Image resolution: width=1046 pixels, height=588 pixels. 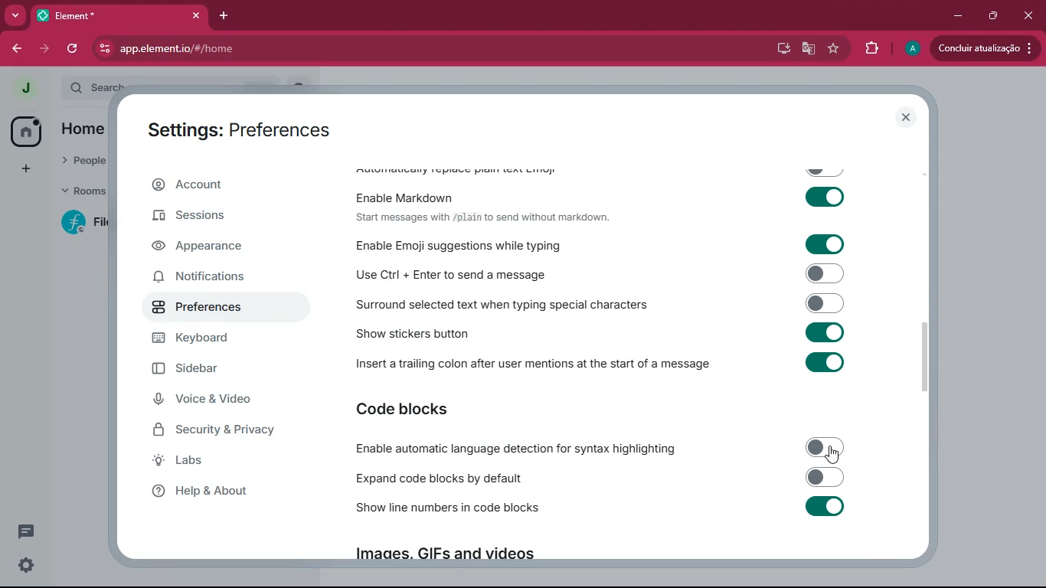 I want to click on settings, so click(x=22, y=567).